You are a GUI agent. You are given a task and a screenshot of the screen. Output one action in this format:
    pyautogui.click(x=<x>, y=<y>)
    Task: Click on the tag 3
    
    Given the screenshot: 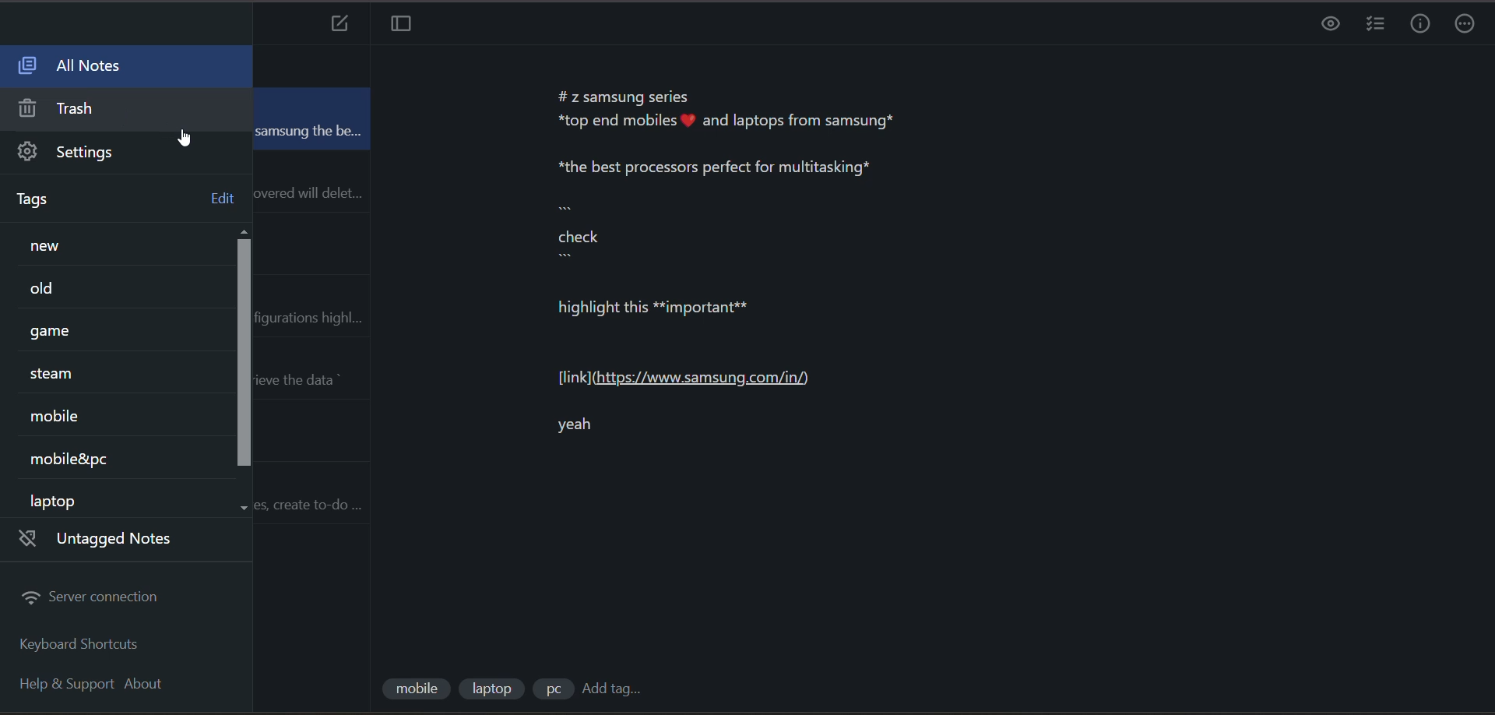 What is the action you would take?
    pyautogui.click(x=55, y=330)
    